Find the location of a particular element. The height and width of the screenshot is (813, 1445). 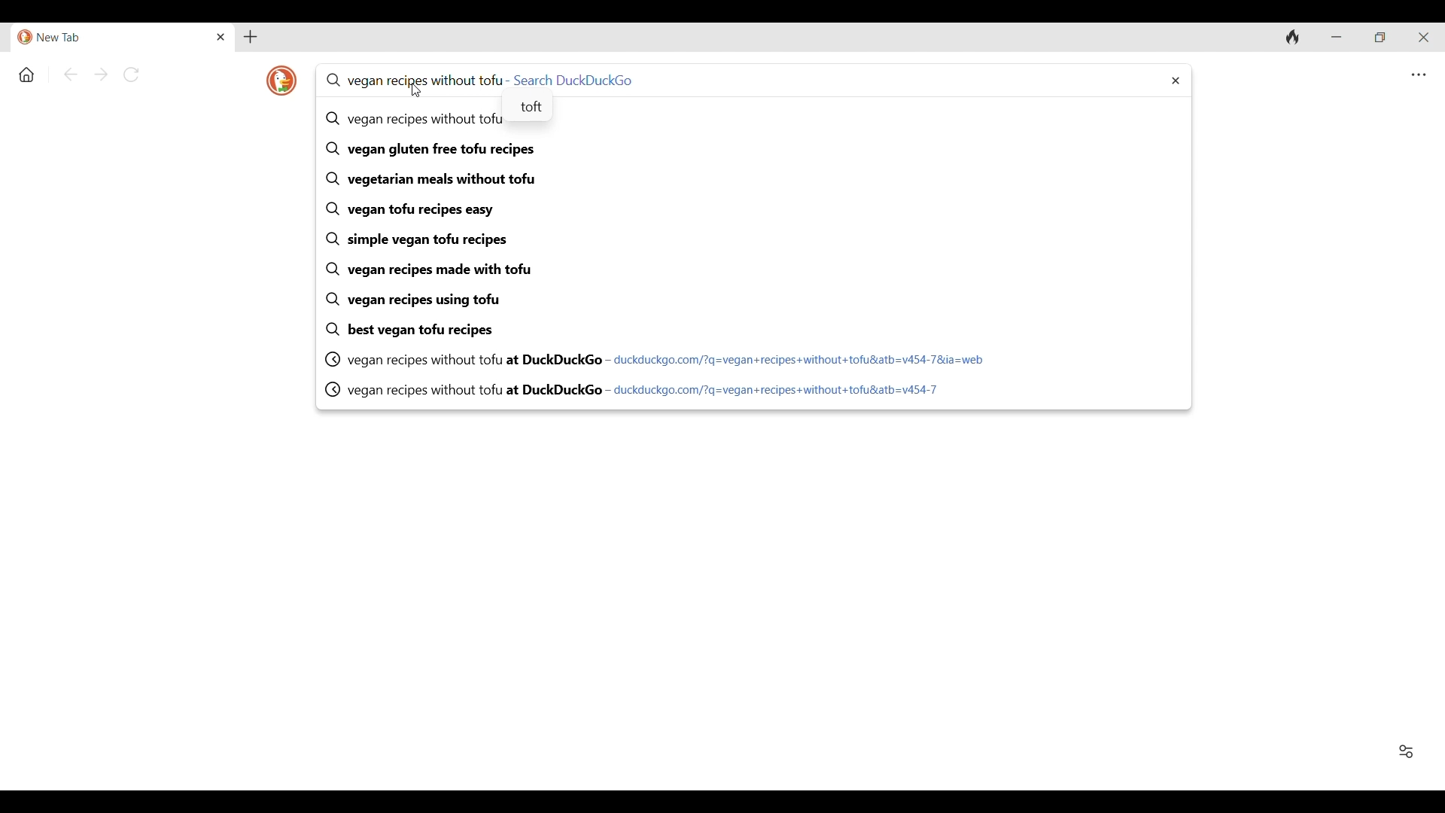

simple vegan tofu recipes is located at coordinates (753, 240).